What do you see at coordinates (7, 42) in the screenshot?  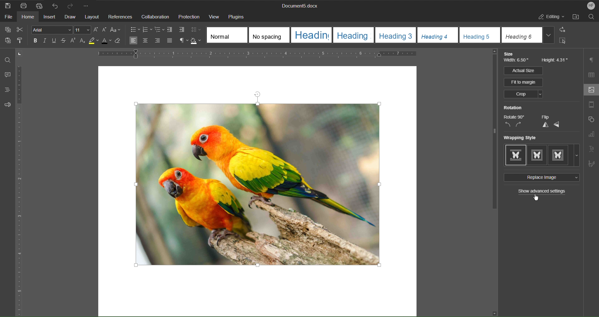 I see `Paste` at bounding box center [7, 42].